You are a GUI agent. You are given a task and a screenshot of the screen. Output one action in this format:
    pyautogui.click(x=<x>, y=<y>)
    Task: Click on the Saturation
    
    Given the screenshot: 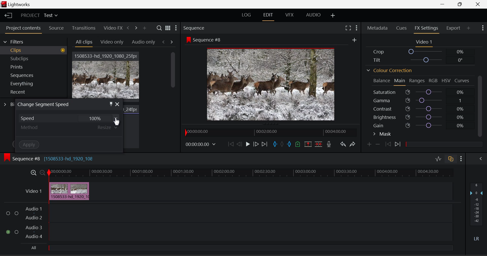 What is the action you would take?
    pyautogui.click(x=418, y=92)
    